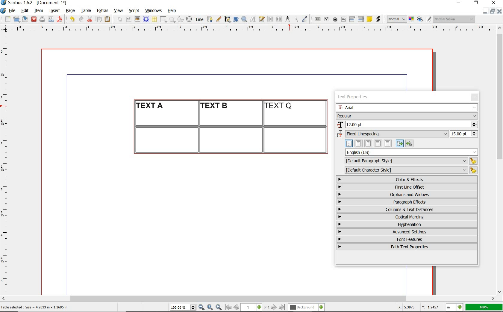 The image size is (503, 312). Describe the element at coordinates (155, 19) in the screenshot. I see `table` at that location.